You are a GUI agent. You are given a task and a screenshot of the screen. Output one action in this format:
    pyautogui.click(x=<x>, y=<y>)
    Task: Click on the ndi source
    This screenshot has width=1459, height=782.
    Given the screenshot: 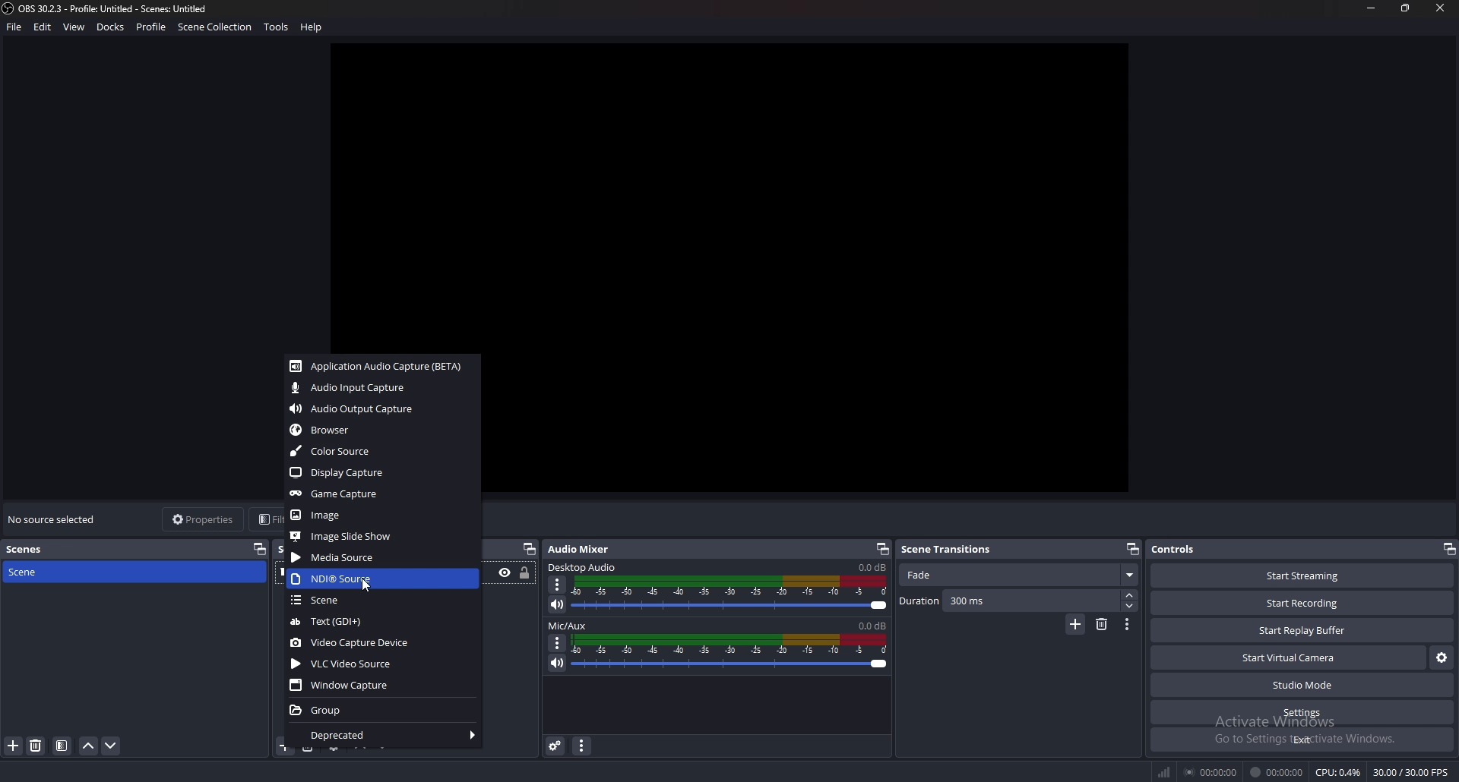 What is the action you would take?
    pyautogui.click(x=381, y=579)
    